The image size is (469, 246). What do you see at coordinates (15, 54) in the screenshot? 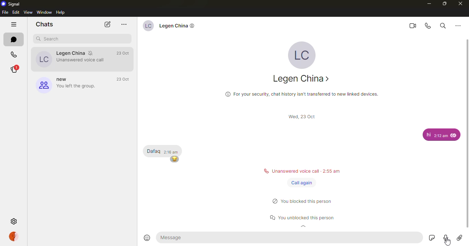
I see `calls` at bounding box center [15, 54].